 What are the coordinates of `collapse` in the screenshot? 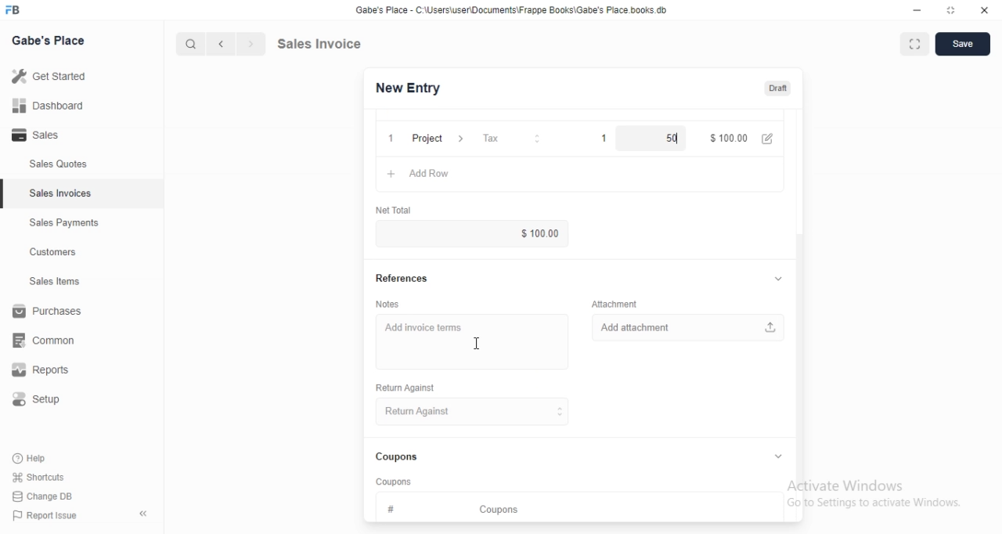 It's located at (145, 514).